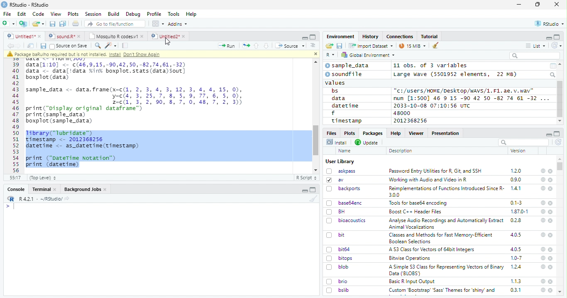 The image size is (567, 298). What do you see at coordinates (367, 142) in the screenshot?
I see `Update` at bounding box center [367, 142].